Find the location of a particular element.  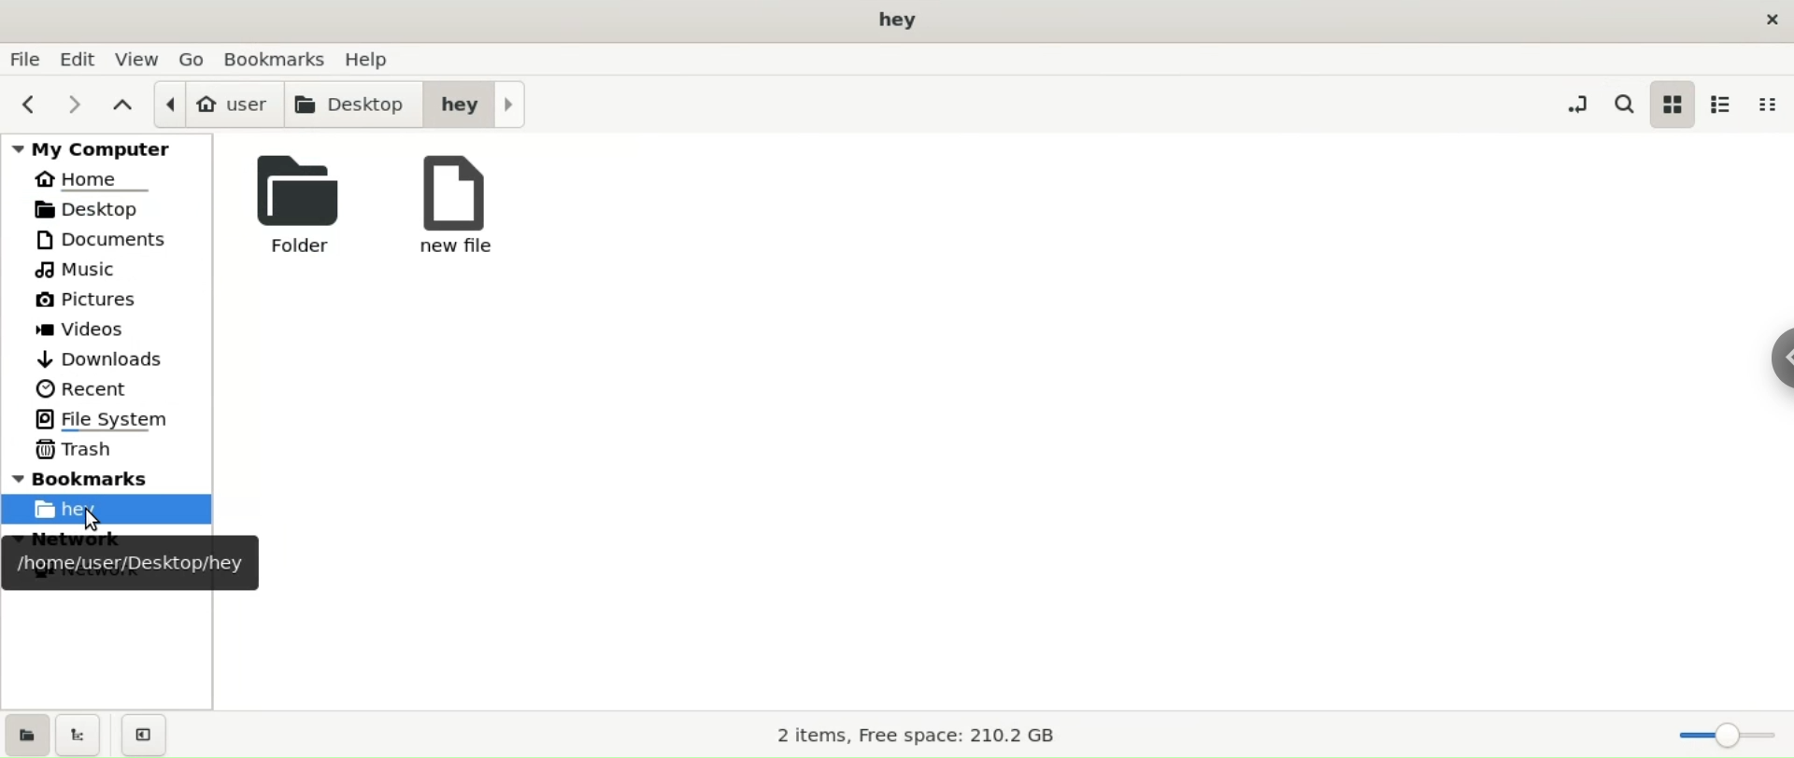

hey is located at coordinates (480, 103).